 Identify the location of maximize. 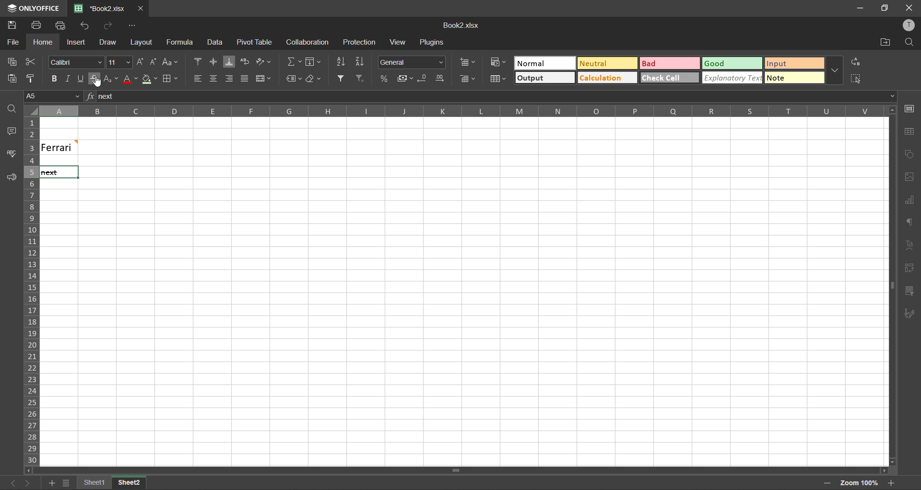
(885, 8).